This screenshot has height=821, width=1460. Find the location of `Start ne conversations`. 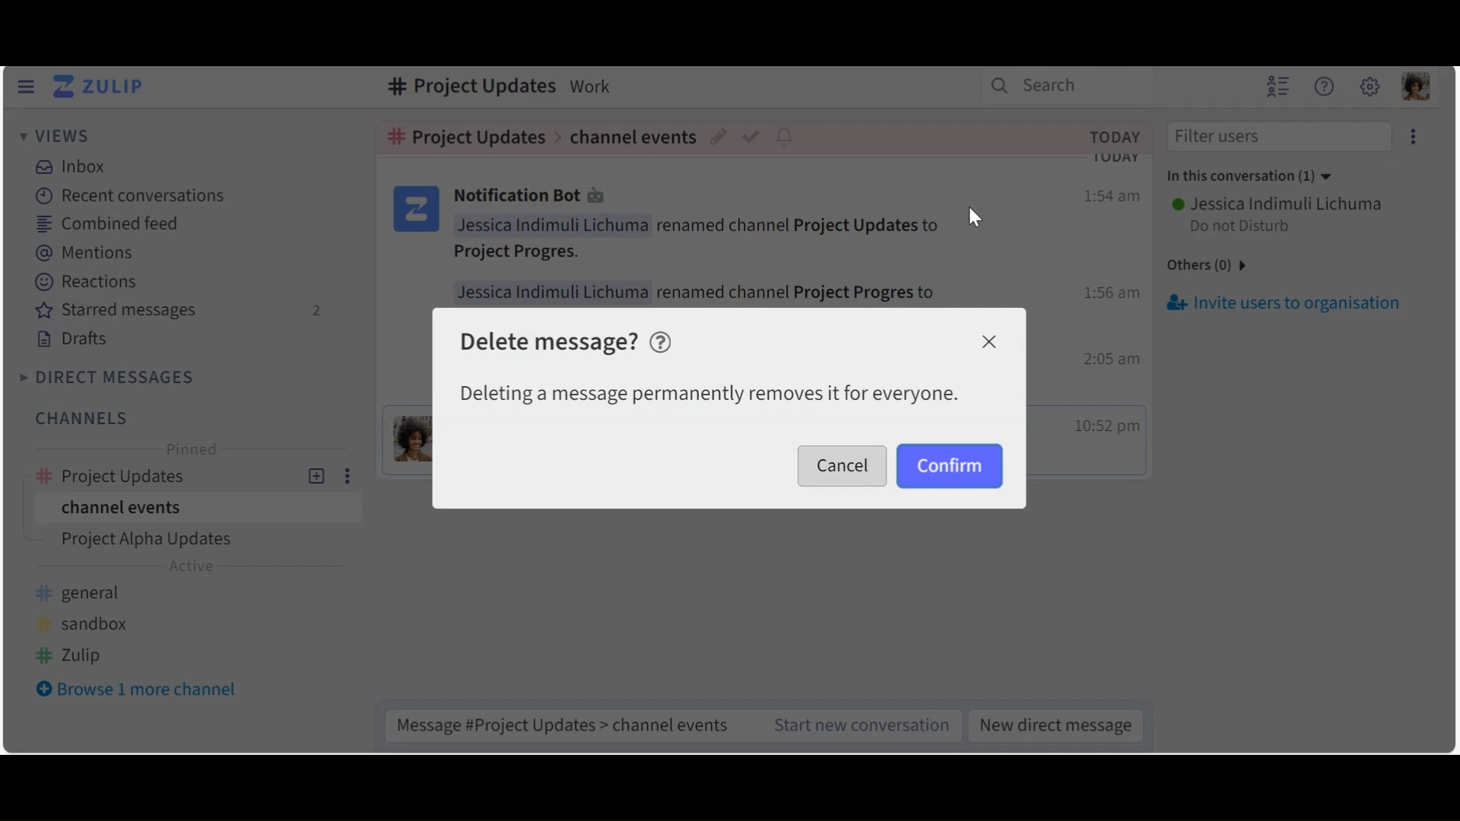

Start ne conversations is located at coordinates (857, 726).